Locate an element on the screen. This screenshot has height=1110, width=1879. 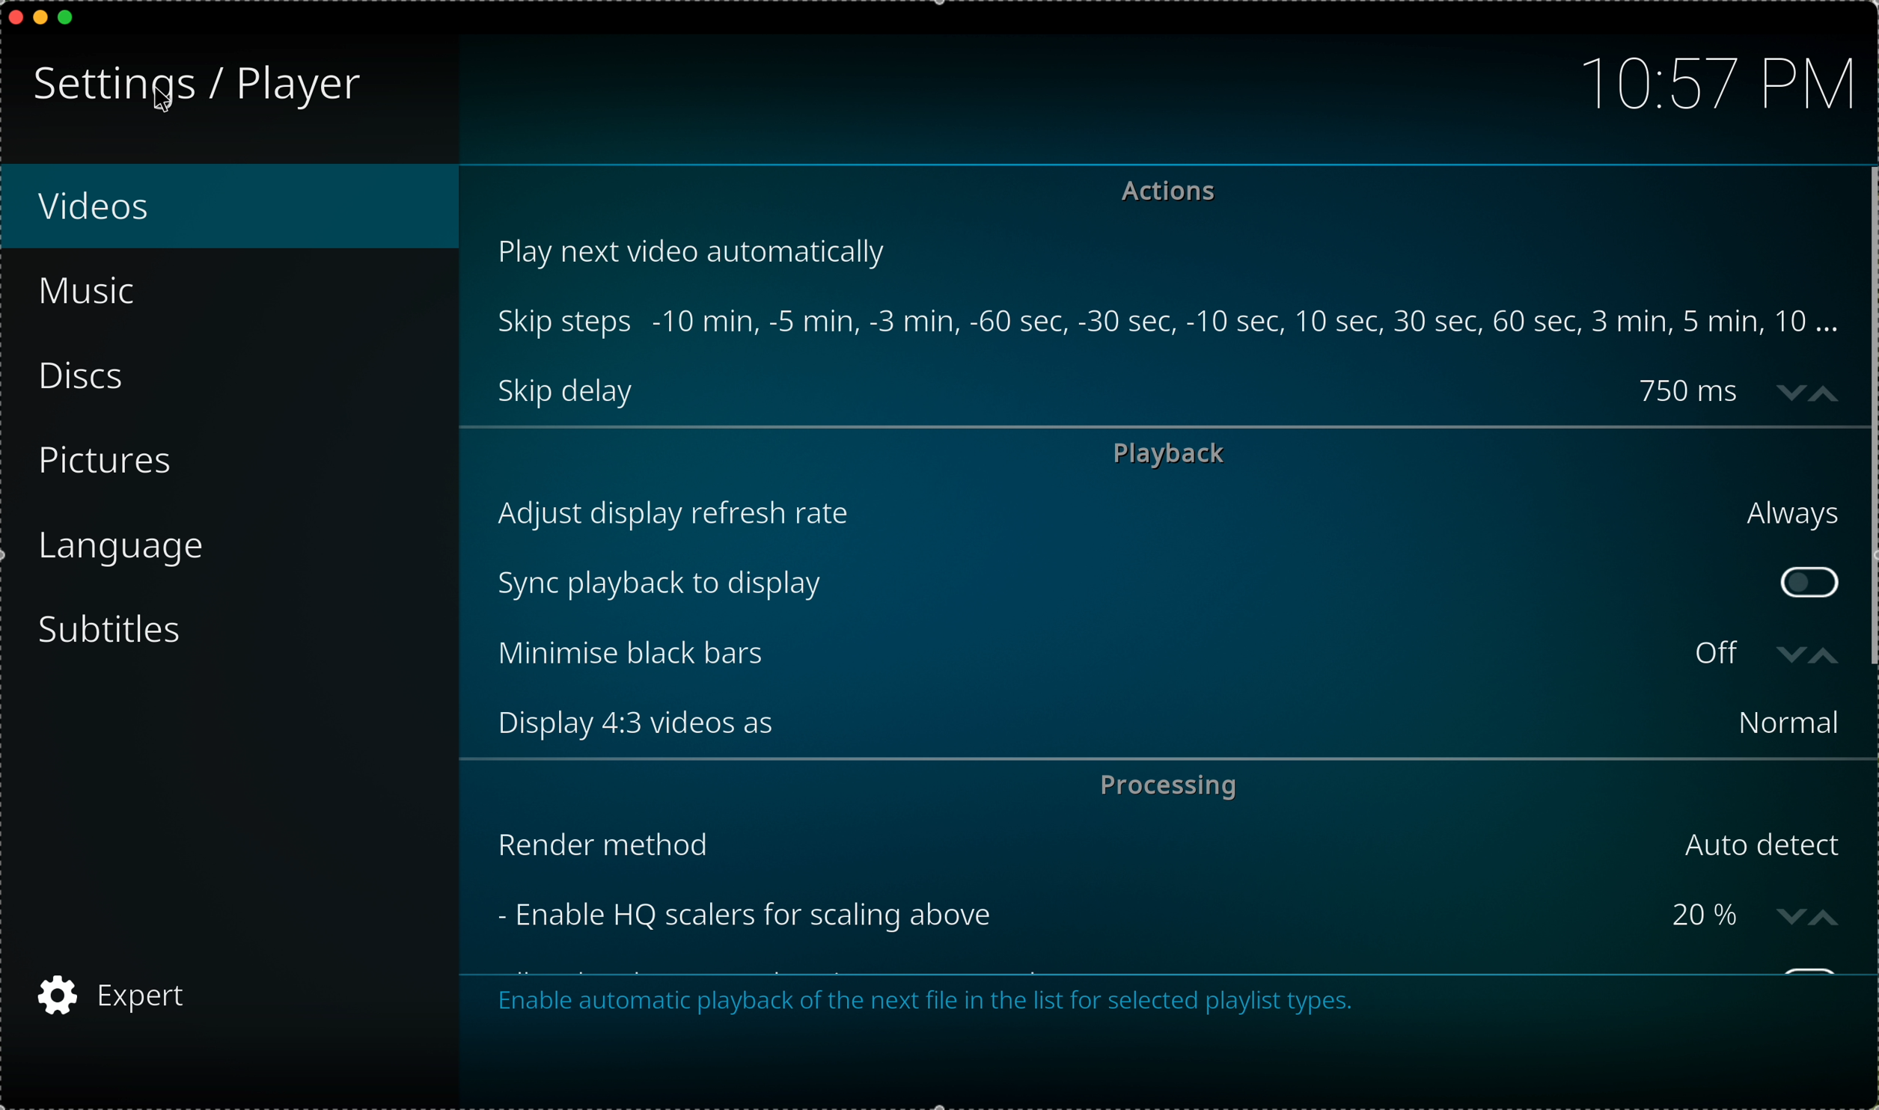
decrease value is located at coordinates (1826, 656).